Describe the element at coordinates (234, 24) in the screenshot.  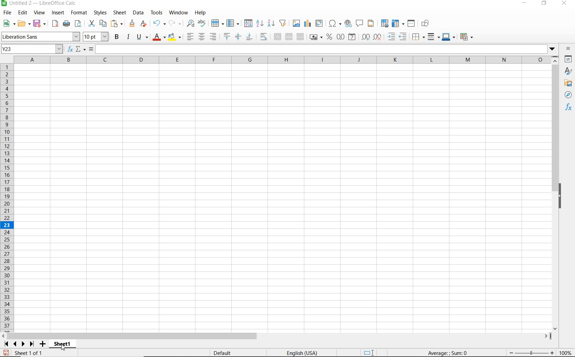
I see `COLUMN` at that location.